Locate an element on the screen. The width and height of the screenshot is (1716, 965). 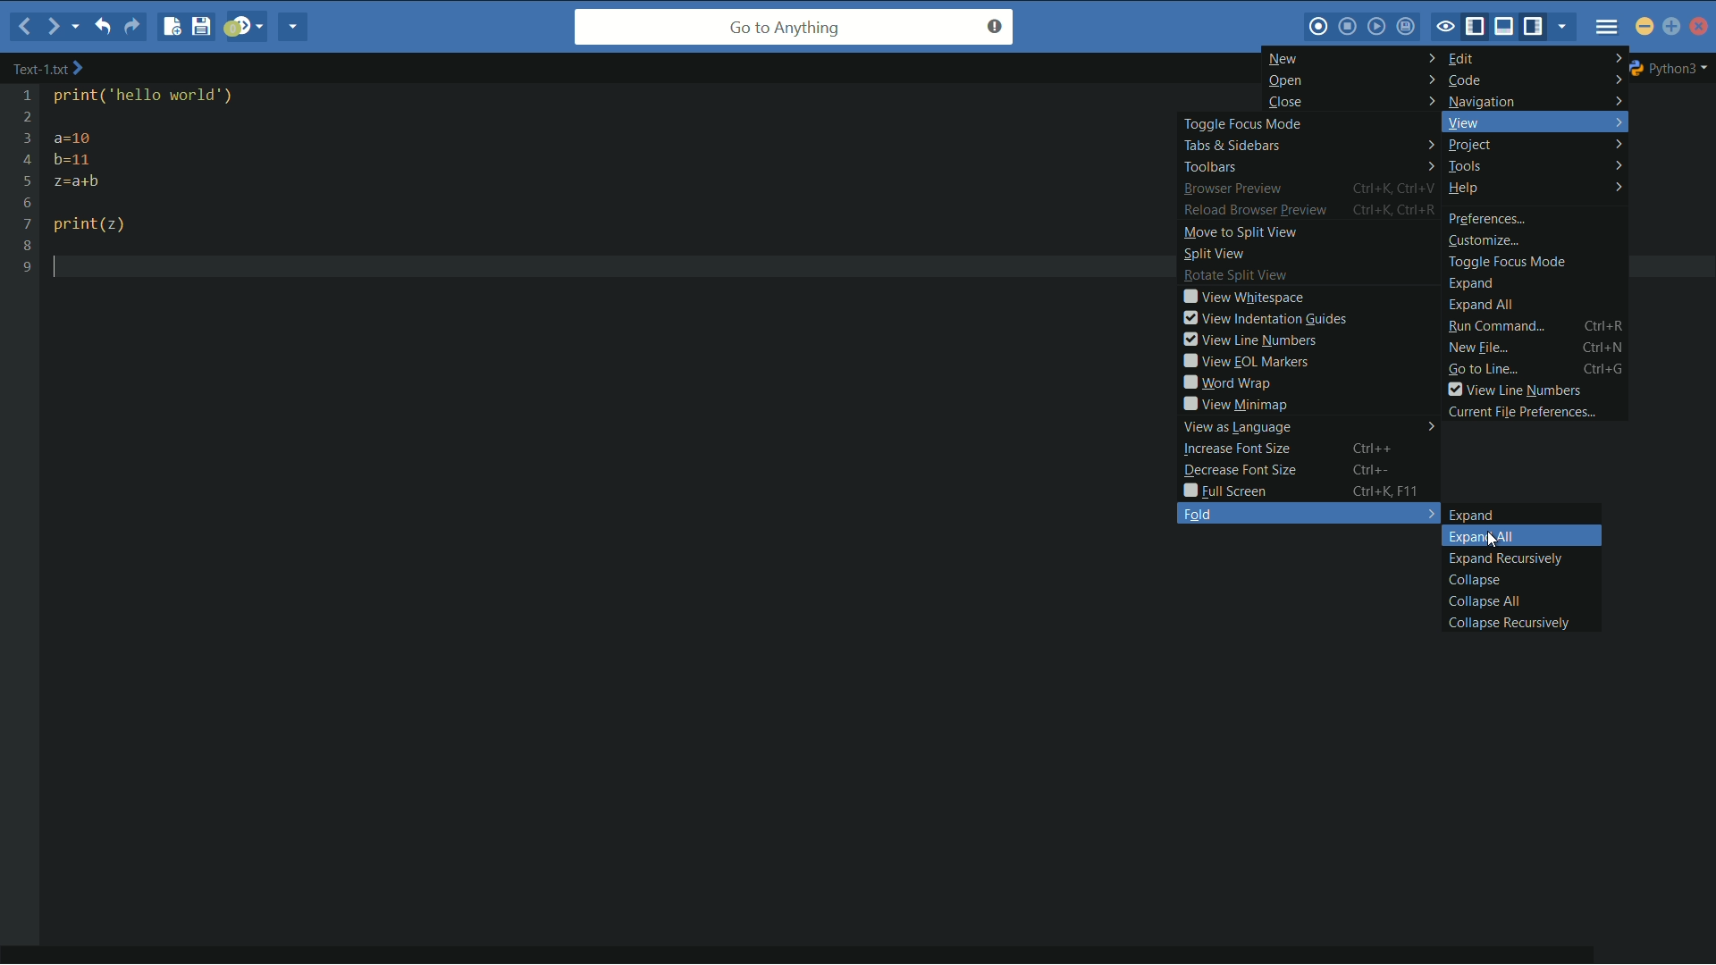
expand recursively is located at coordinates (1503, 559).